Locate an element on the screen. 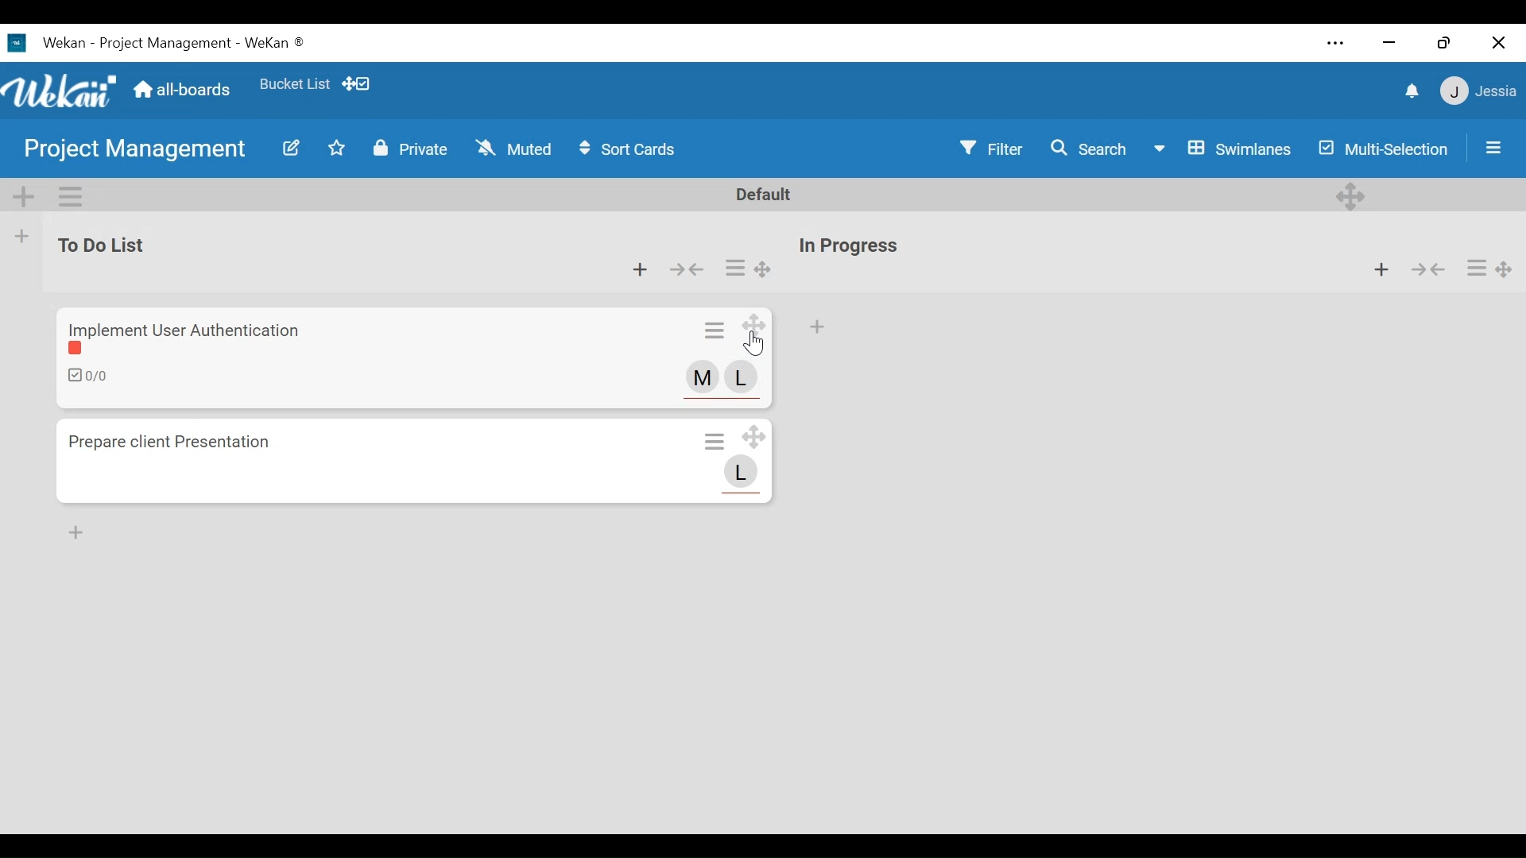  Card actions is located at coordinates (734, 269).